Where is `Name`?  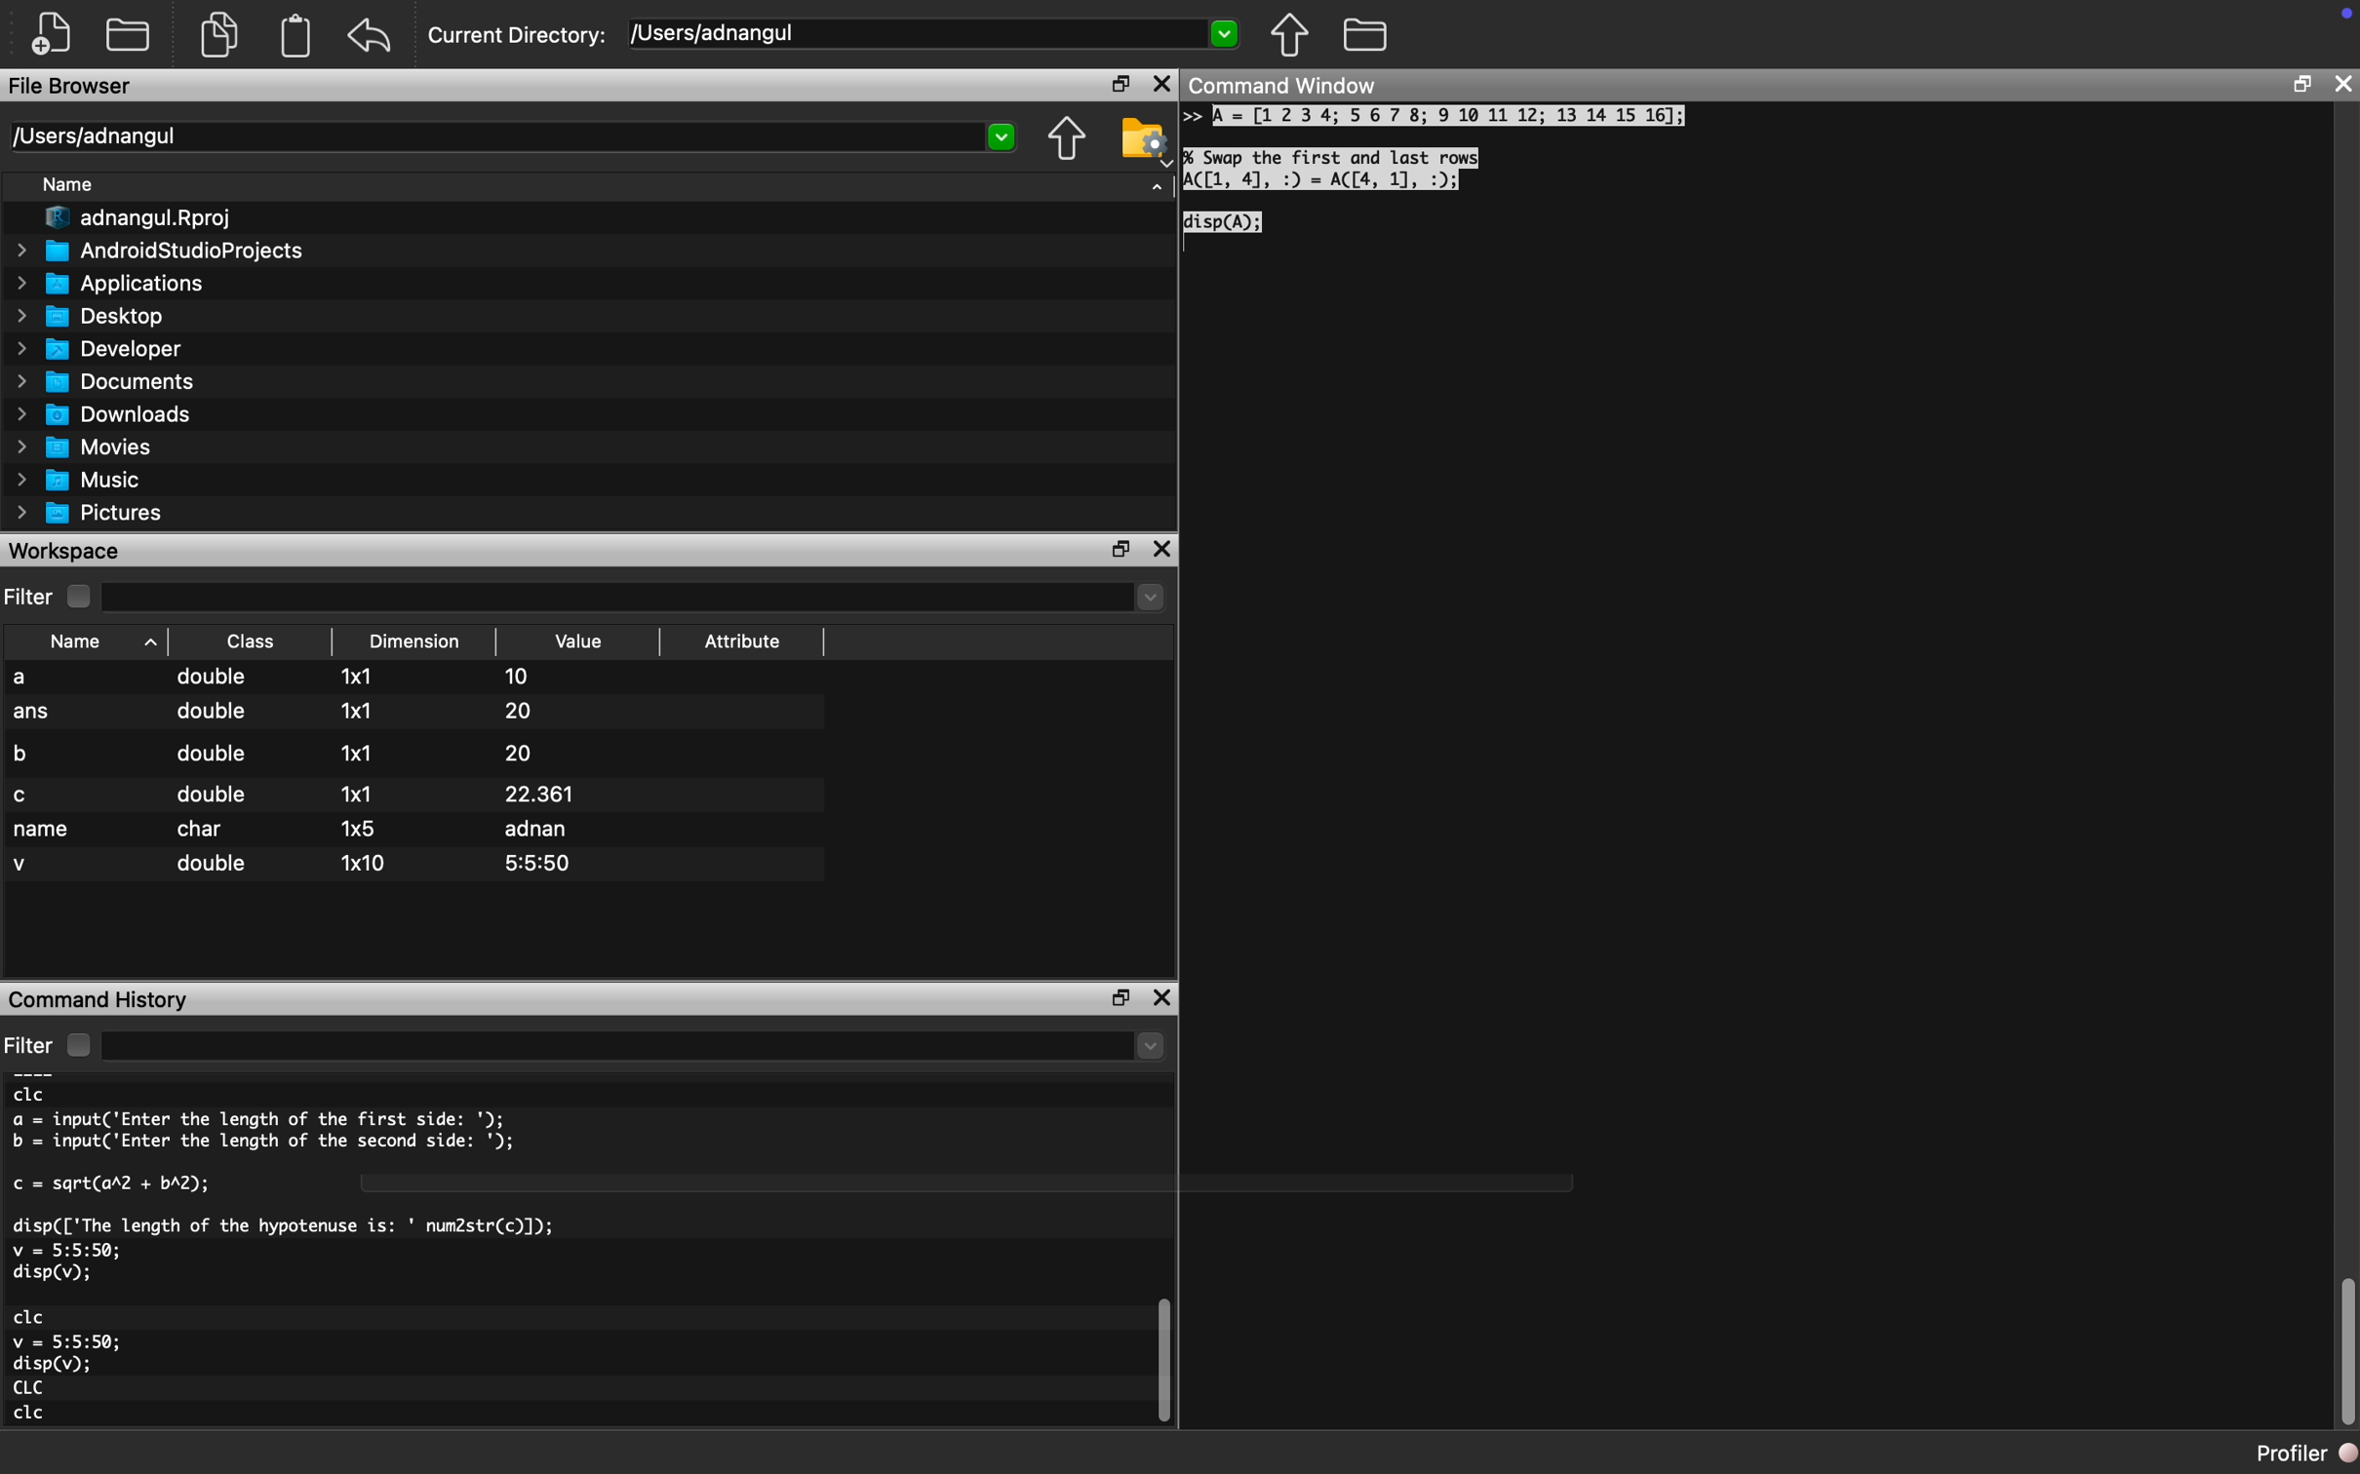
Name is located at coordinates (72, 184).